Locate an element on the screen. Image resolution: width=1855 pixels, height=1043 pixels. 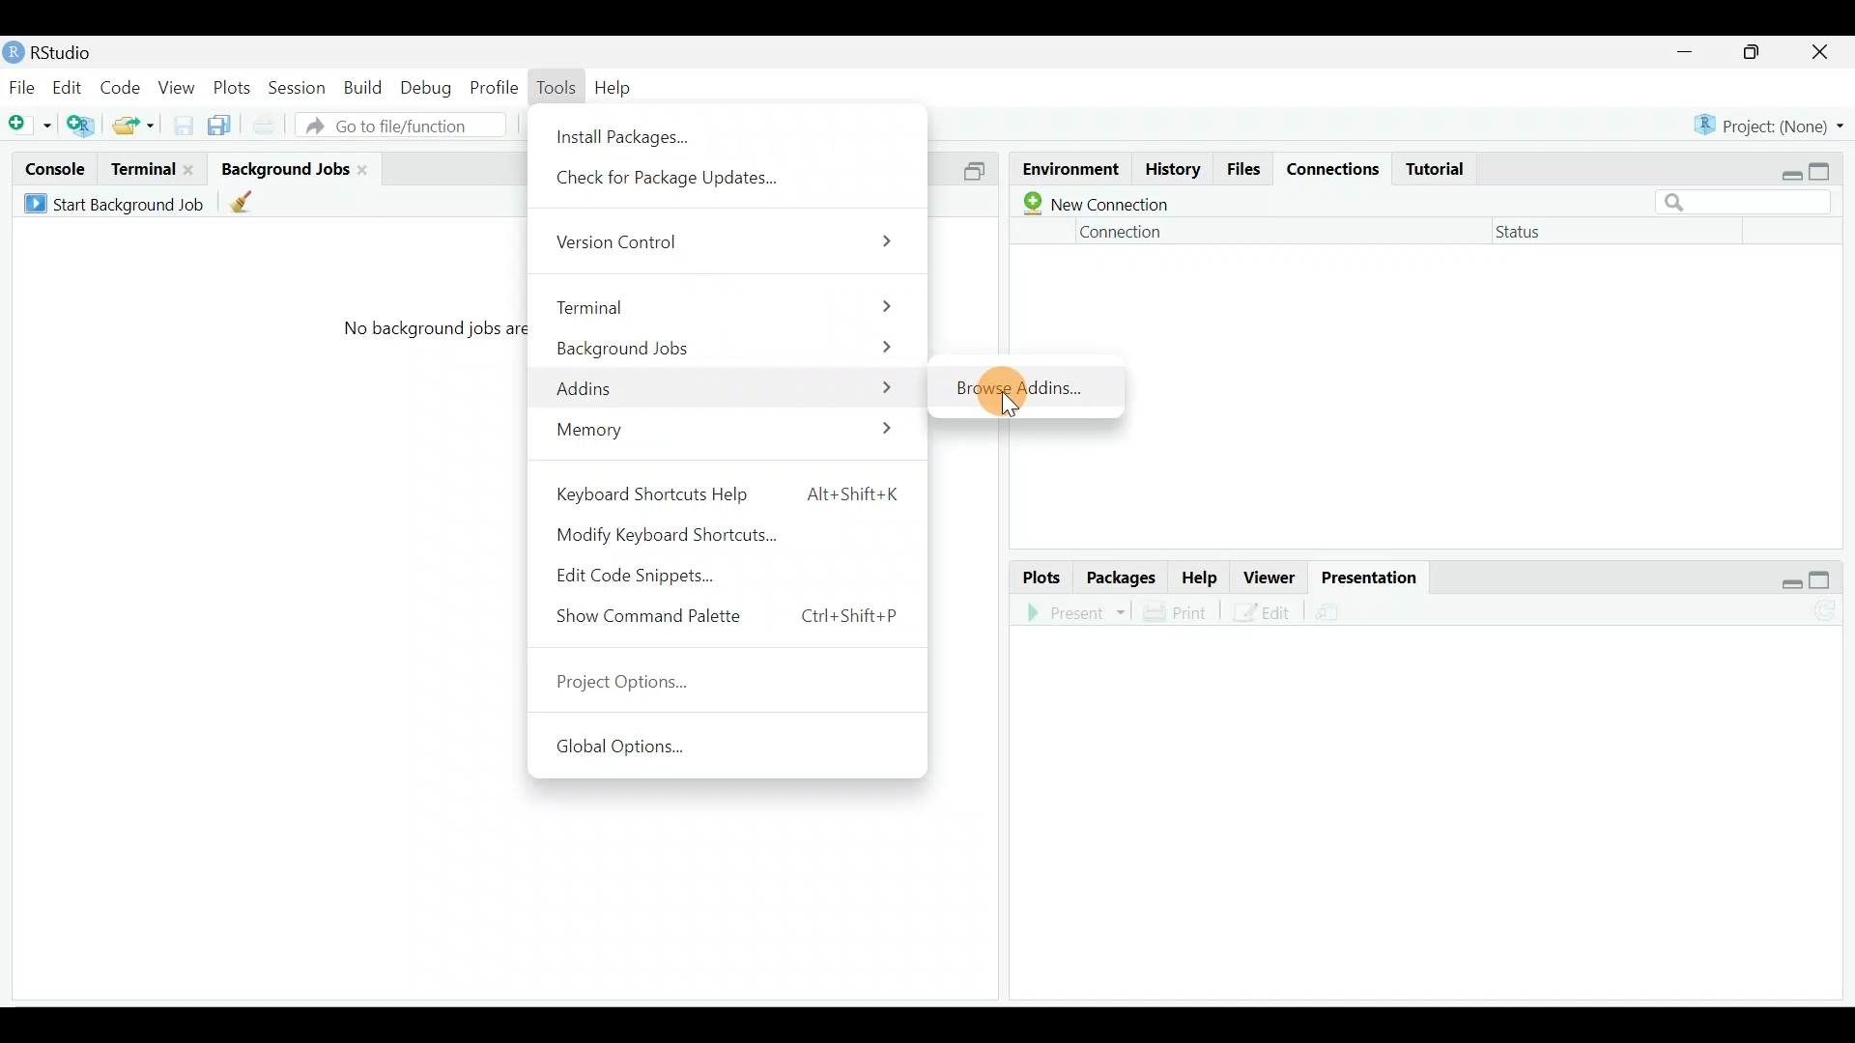
Bring Addins. is located at coordinates (1020, 383).